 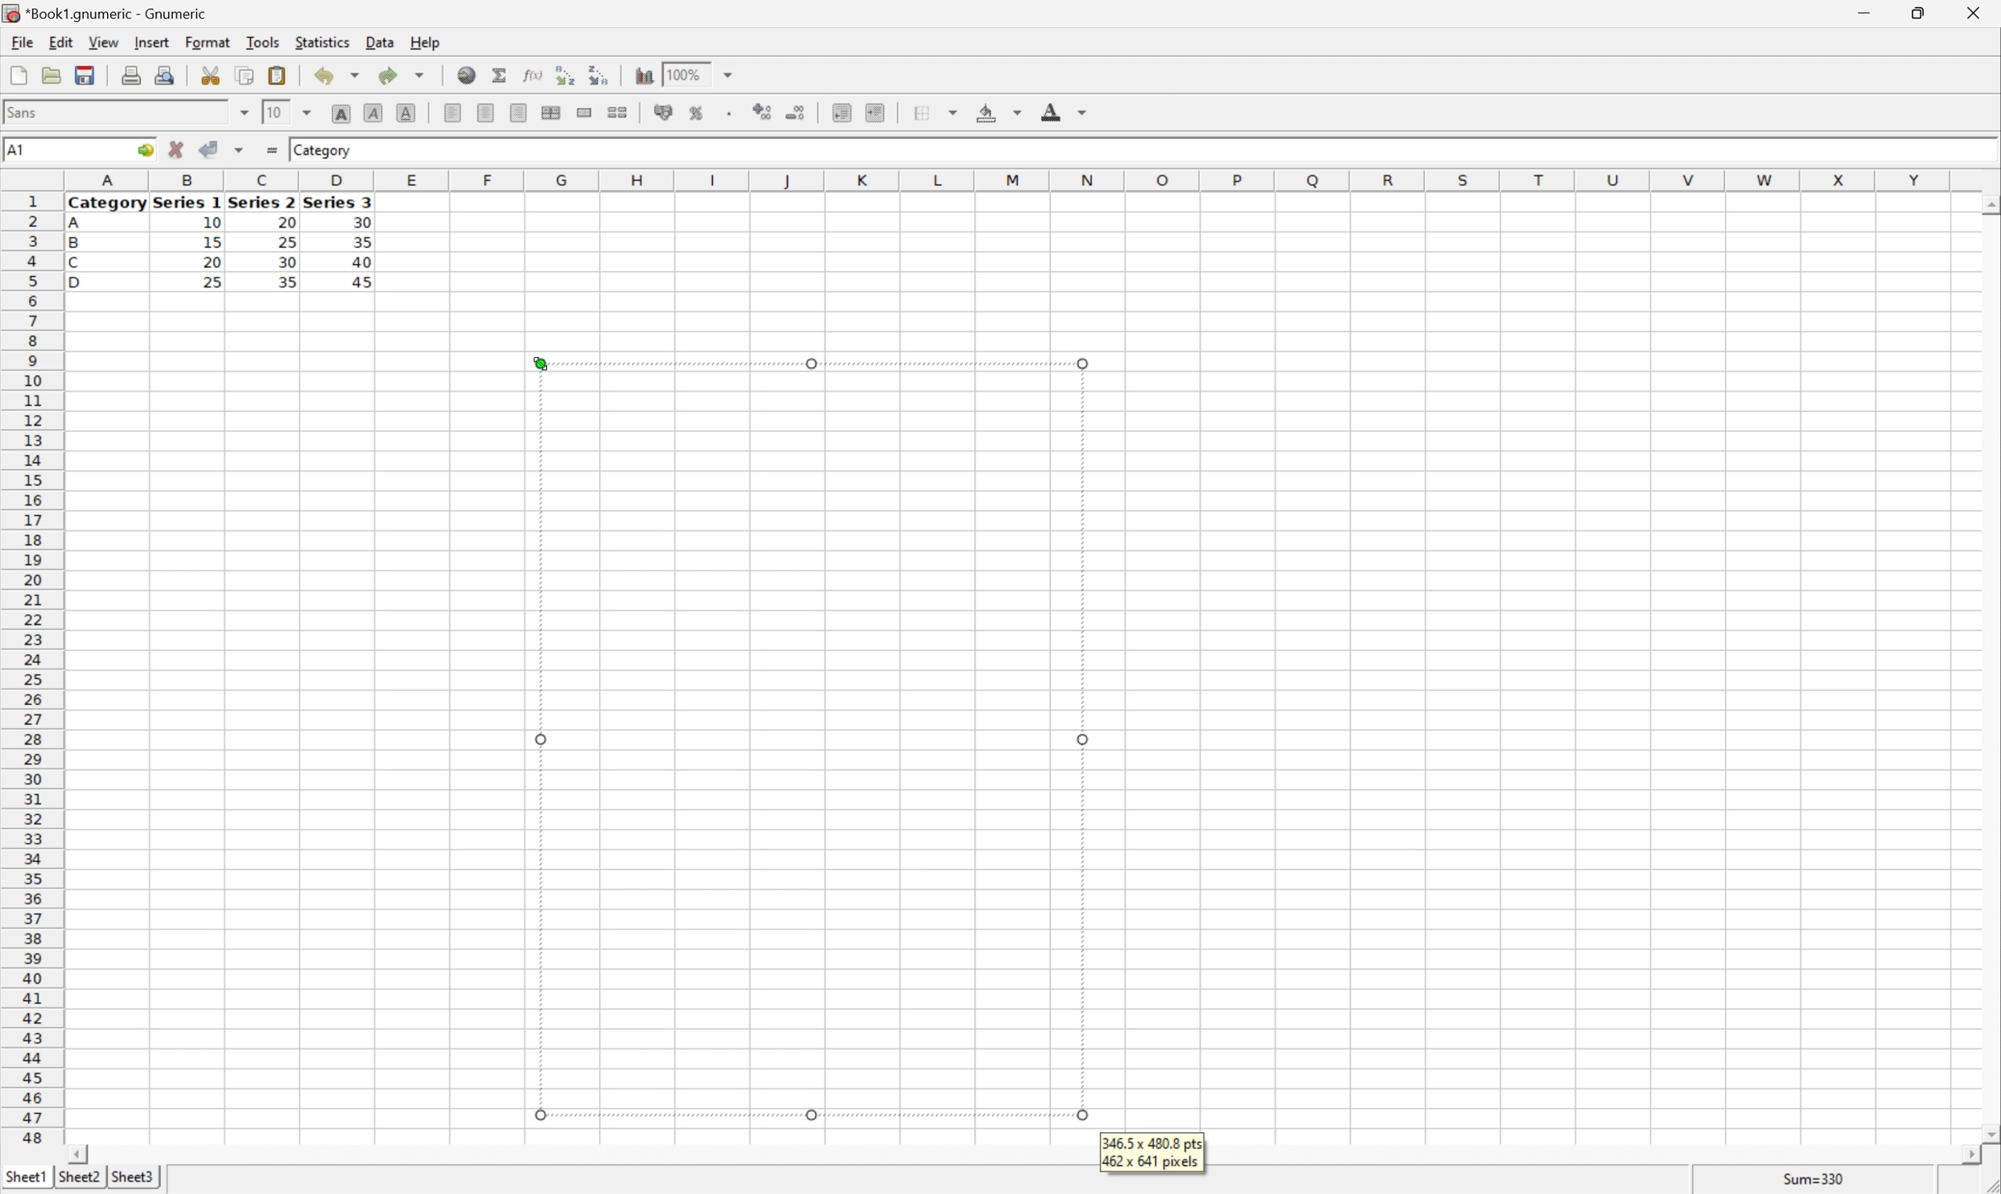 I want to click on Insert a hyperlink, so click(x=467, y=73).